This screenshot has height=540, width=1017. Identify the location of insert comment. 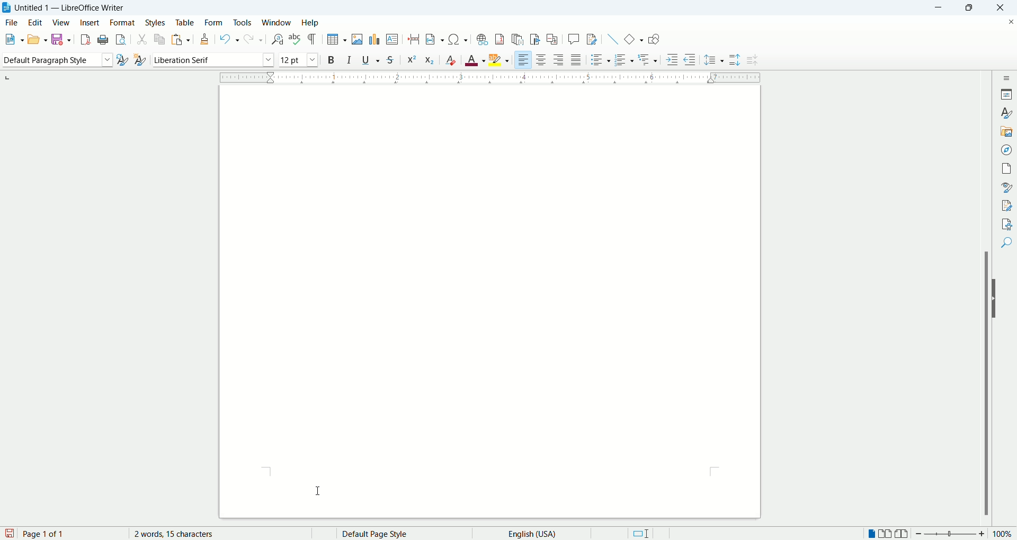
(574, 39).